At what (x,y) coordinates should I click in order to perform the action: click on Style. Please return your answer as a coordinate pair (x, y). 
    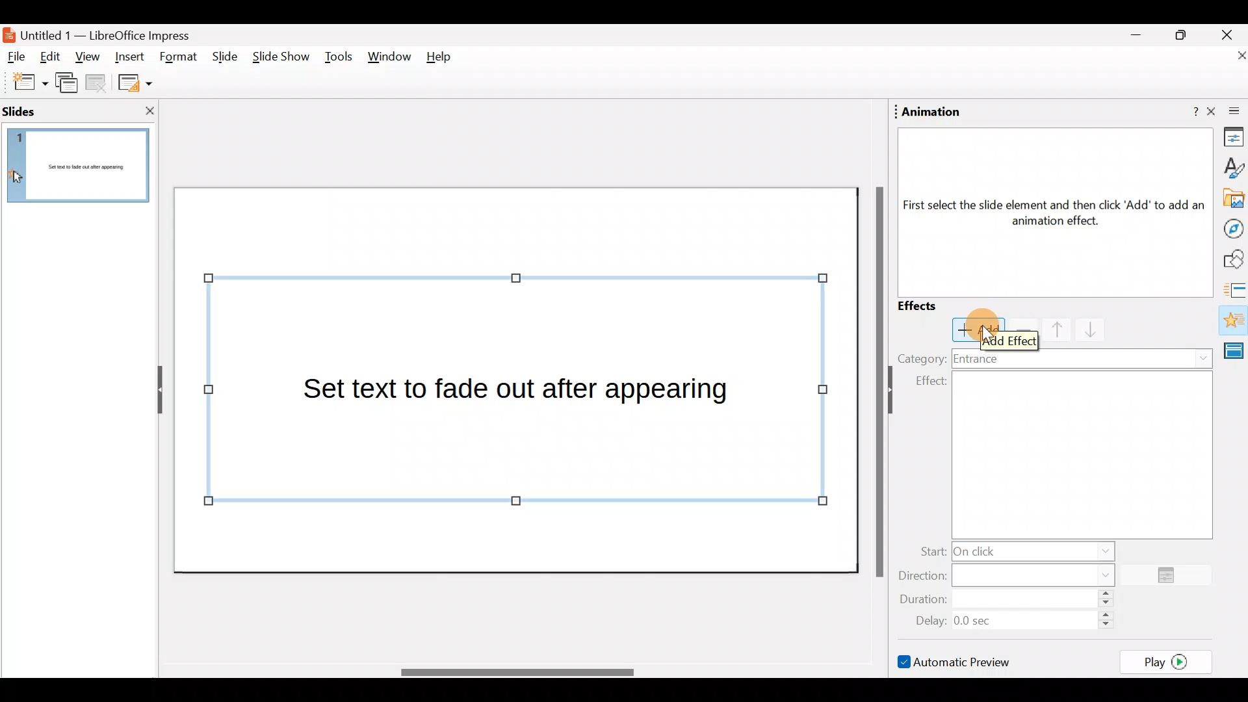
    Looking at the image, I should click on (1232, 167).